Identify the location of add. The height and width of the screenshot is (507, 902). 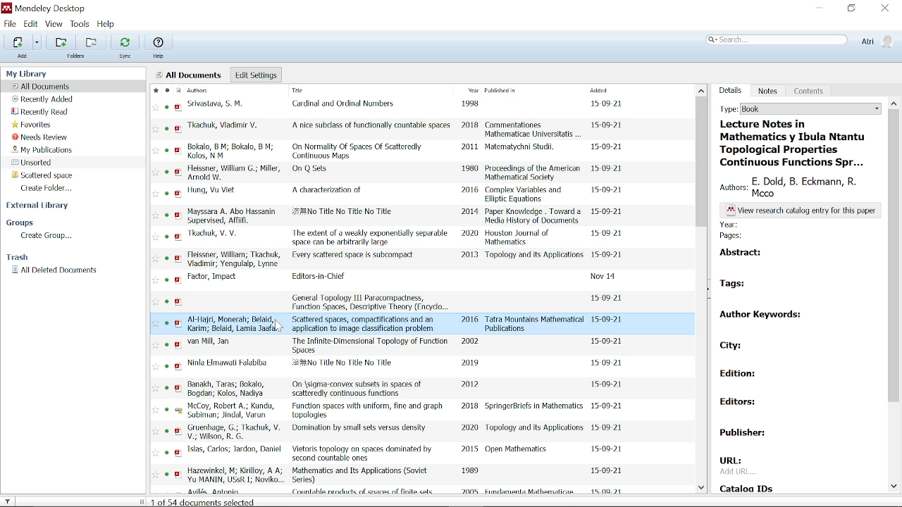
(23, 56).